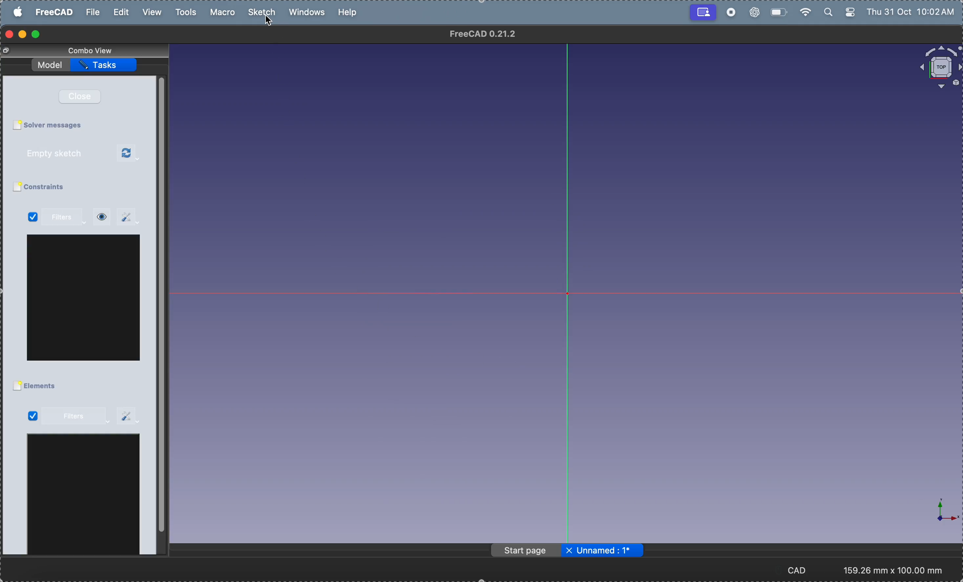 This screenshot has width=963, height=582. Describe the element at coordinates (16, 187) in the screenshot. I see `Checkbox` at that location.